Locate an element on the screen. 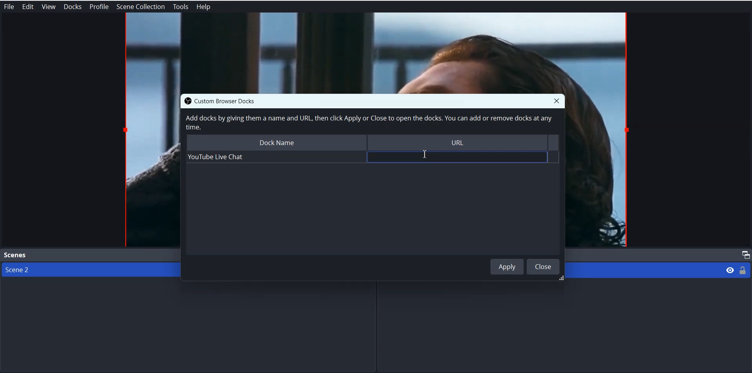  Docks is located at coordinates (72, 7).